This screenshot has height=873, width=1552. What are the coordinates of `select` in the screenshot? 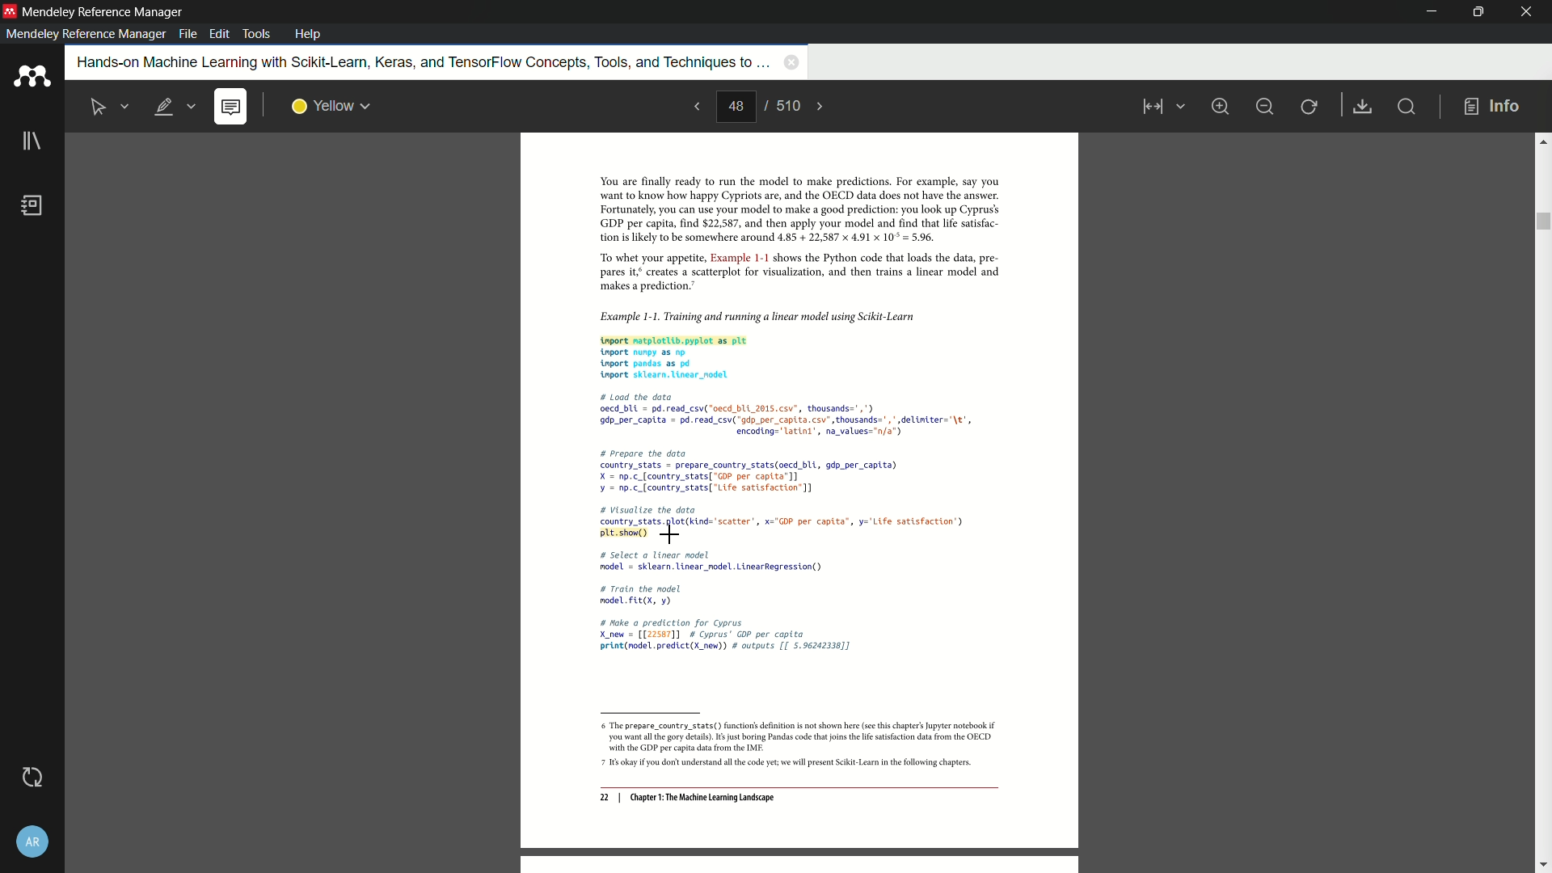 It's located at (99, 108).